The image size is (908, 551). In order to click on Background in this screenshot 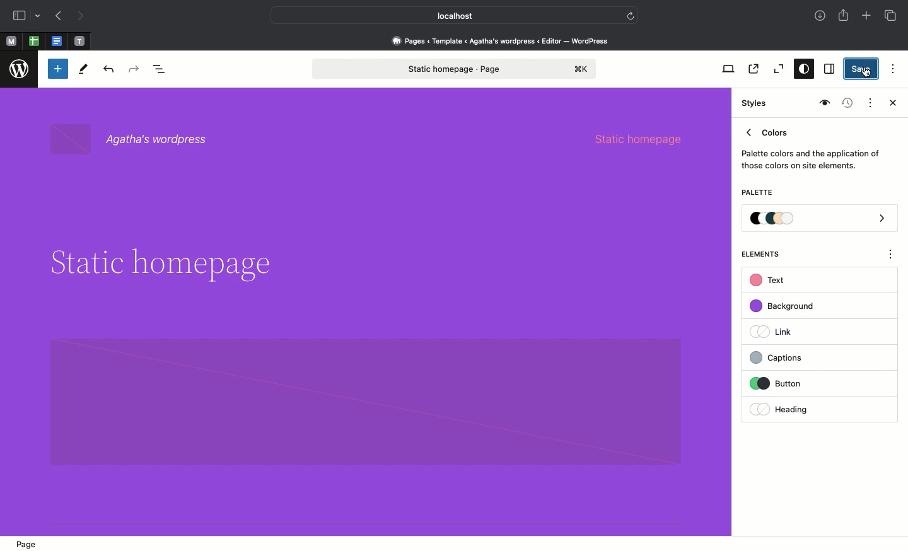, I will do `click(788, 306)`.